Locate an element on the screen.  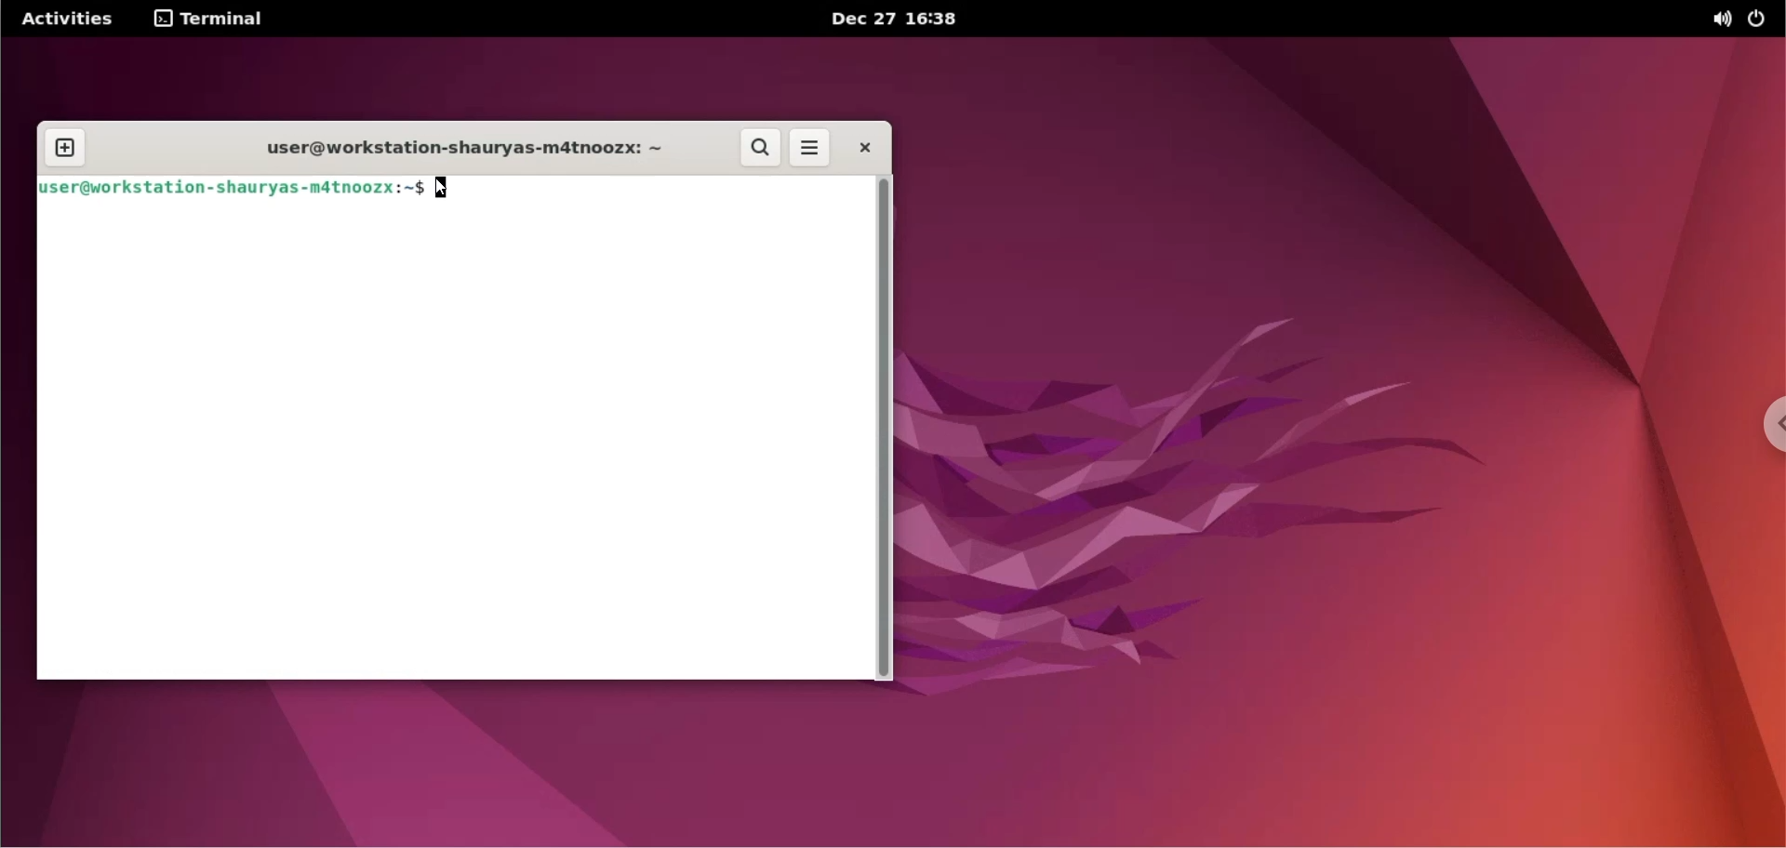
power is located at coordinates (1761, 18).